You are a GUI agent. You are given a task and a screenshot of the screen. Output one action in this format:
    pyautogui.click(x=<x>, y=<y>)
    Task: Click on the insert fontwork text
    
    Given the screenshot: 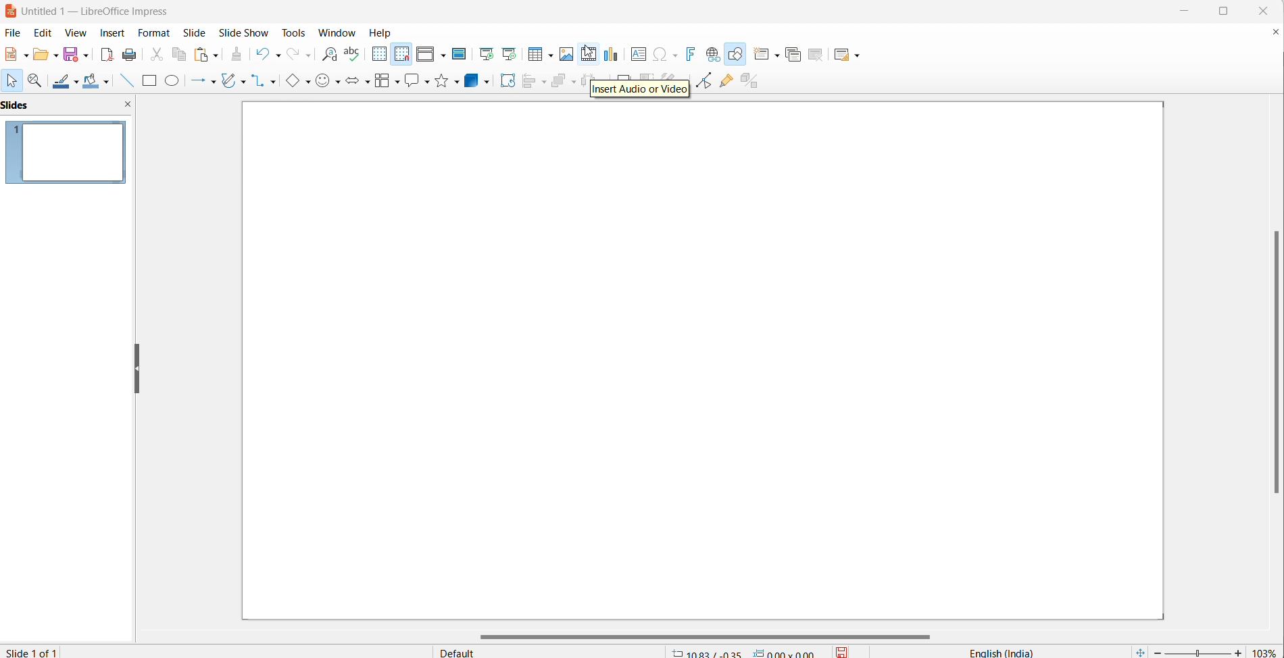 What is the action you would take?
    pyautogui.click(x=694, y=55)
    